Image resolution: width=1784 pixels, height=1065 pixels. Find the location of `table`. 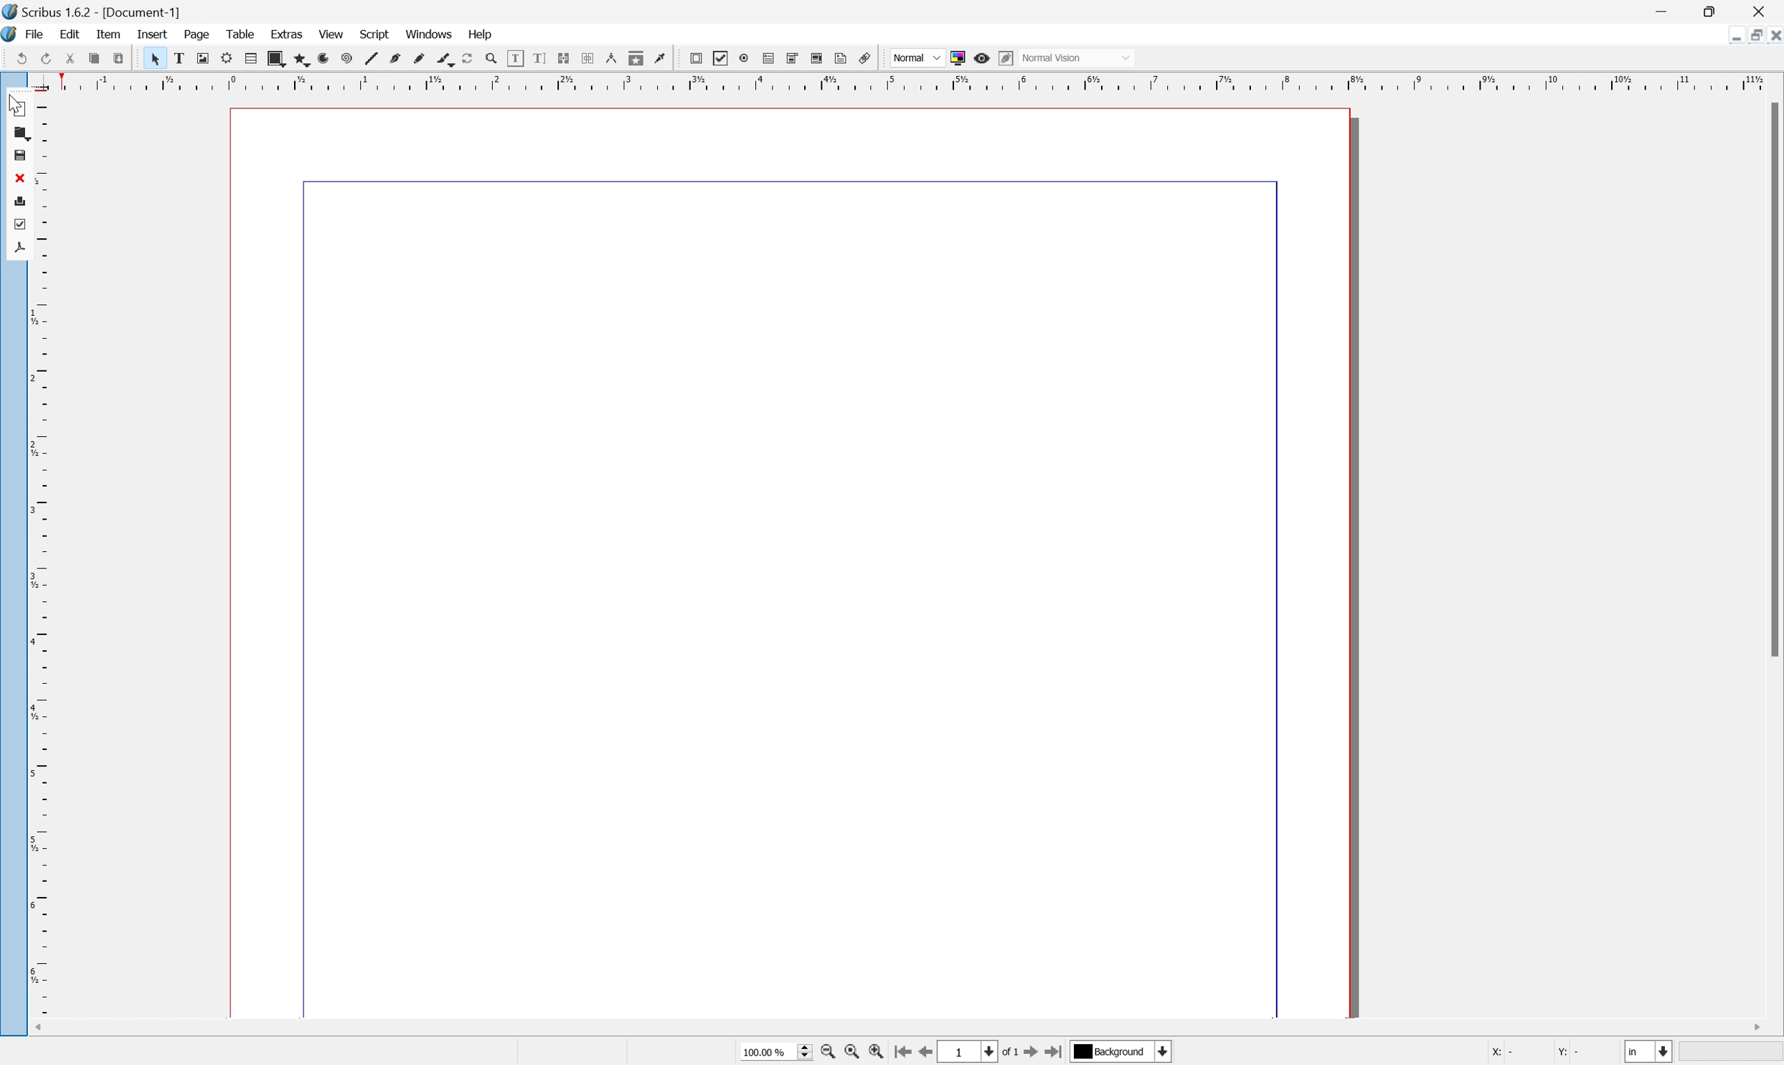

table is located at coordinates (420, 58).